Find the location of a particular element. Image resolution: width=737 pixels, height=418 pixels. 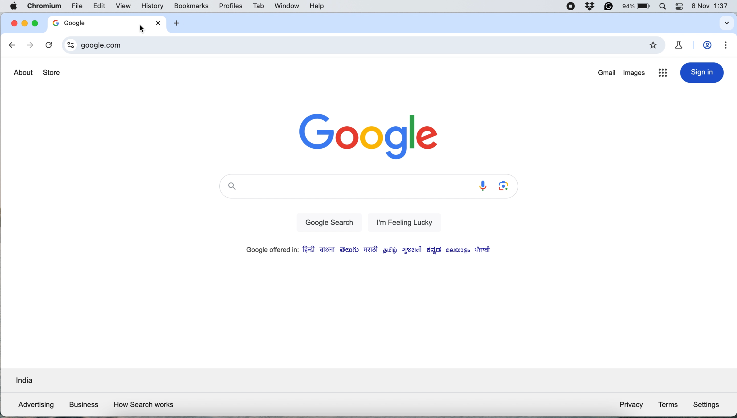

speech to text  is located at coordinates (482, 186).